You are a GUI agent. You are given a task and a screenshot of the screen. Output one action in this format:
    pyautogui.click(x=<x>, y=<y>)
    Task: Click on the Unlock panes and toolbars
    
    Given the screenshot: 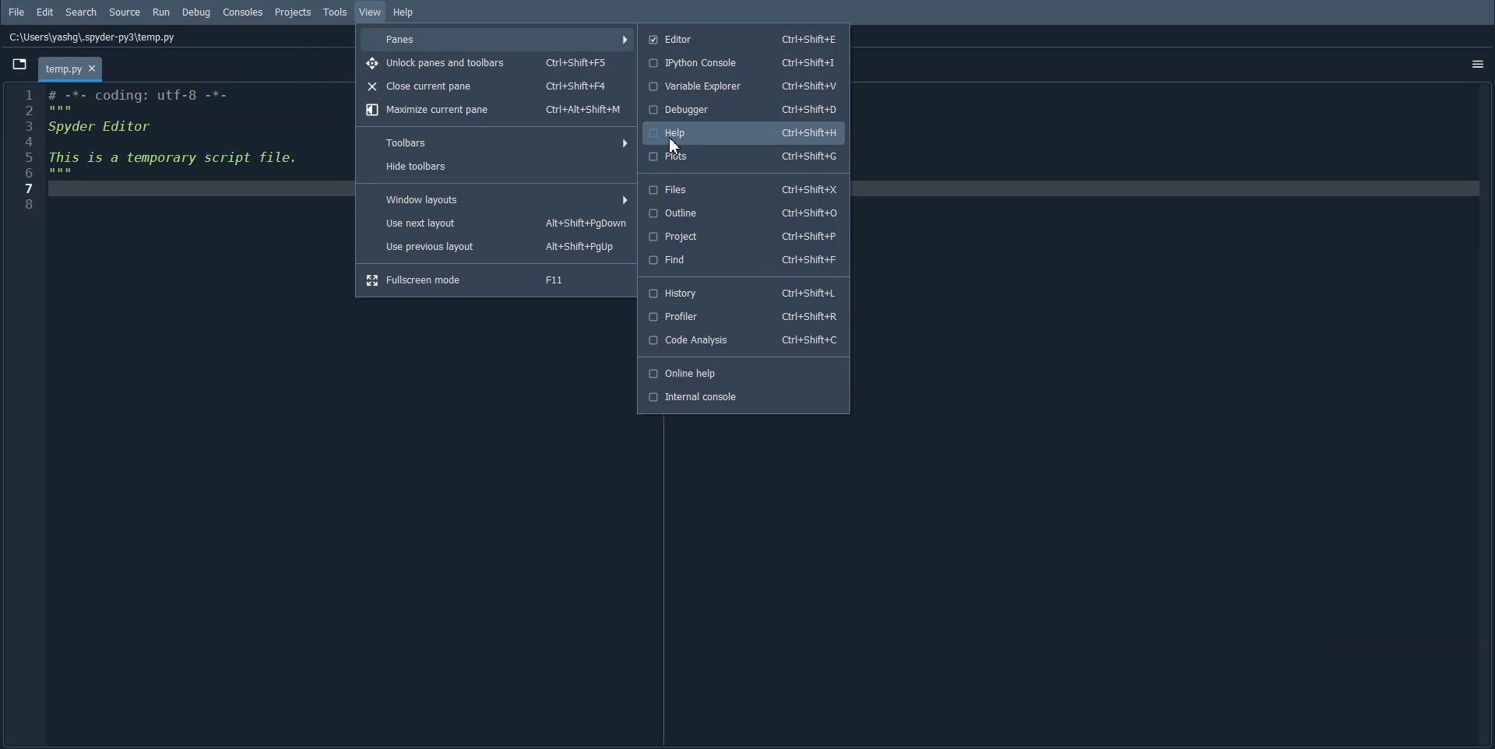 What is the action you would take?
    pyautogui.click(x=496, y=63)
    